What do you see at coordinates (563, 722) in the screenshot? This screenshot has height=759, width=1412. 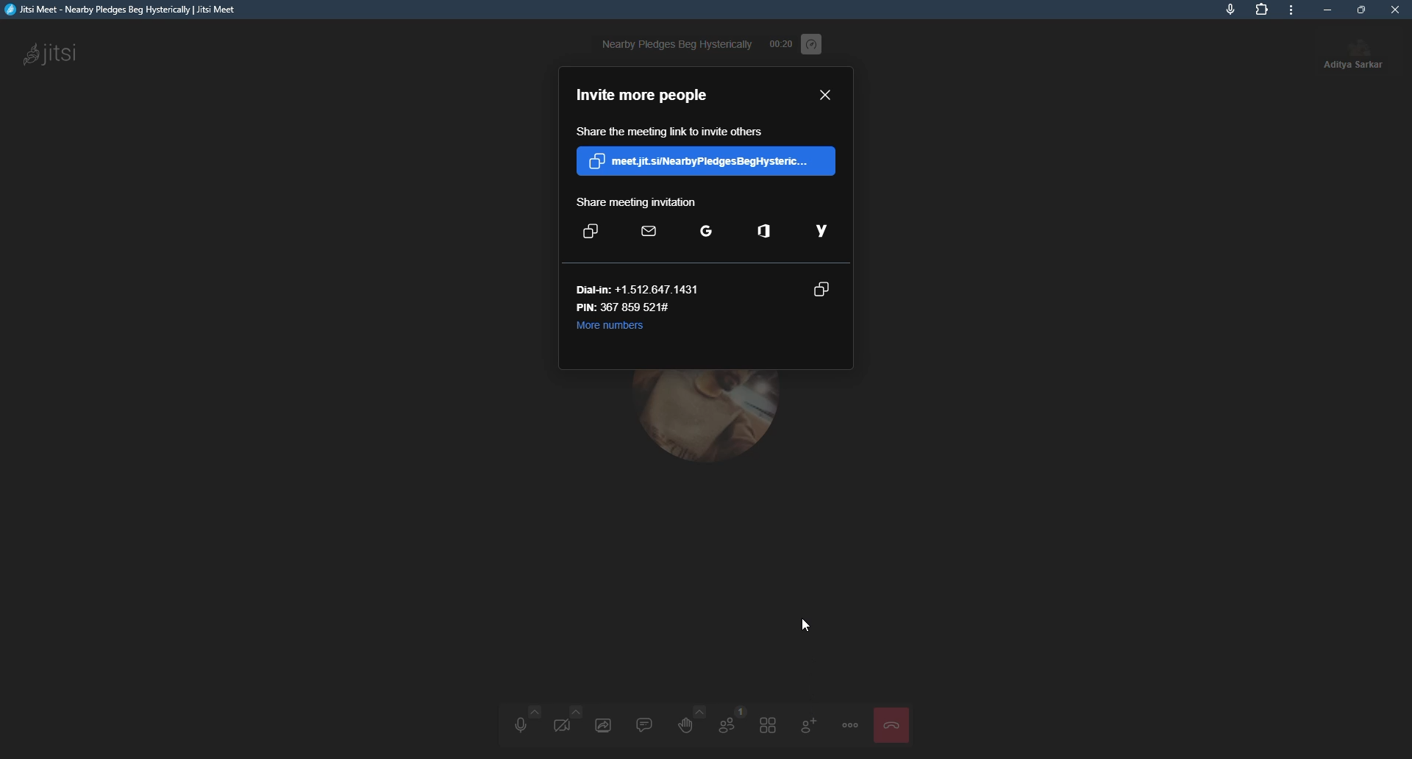 I see `start video` at bounding box center [563, 722].